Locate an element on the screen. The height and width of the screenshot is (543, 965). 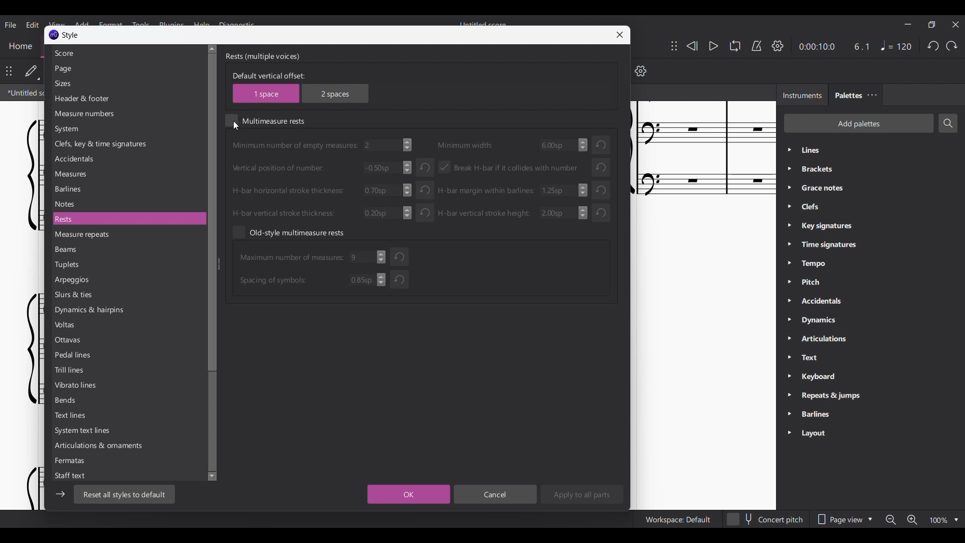
Default is located at coordinates (32, 71).